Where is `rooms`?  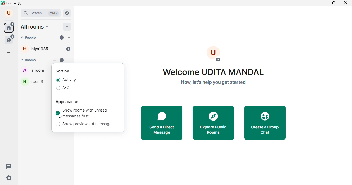 rooms is located at coordinates (31, 60).